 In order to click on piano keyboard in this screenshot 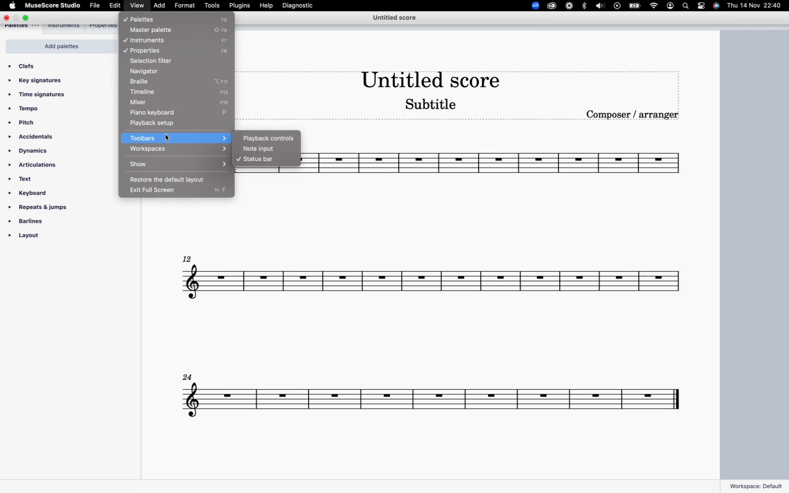, I will do `click(170, 112)`.